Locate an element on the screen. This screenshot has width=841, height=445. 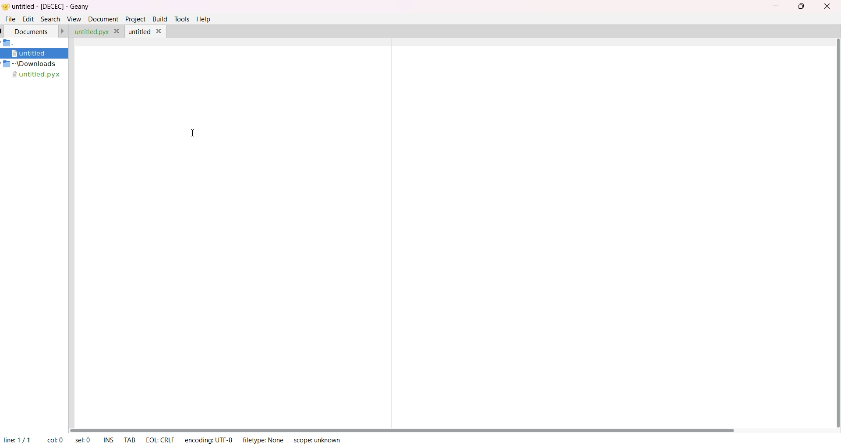
build is located at coordinates (160, 19).